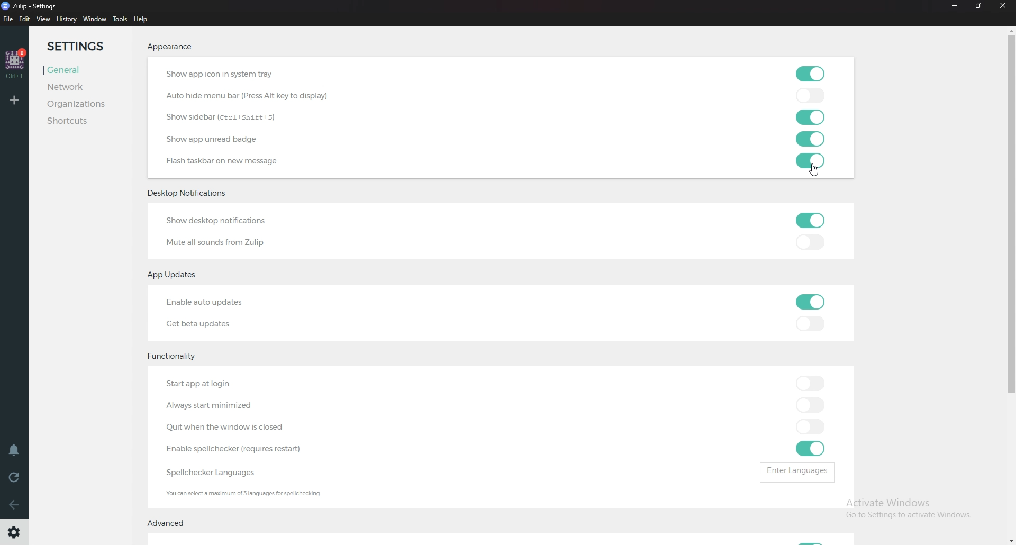 This screenshot has width=1016, height=545. Describe the element at coordinates (810, 220) in the screenshot. I see `toggle` at that location.